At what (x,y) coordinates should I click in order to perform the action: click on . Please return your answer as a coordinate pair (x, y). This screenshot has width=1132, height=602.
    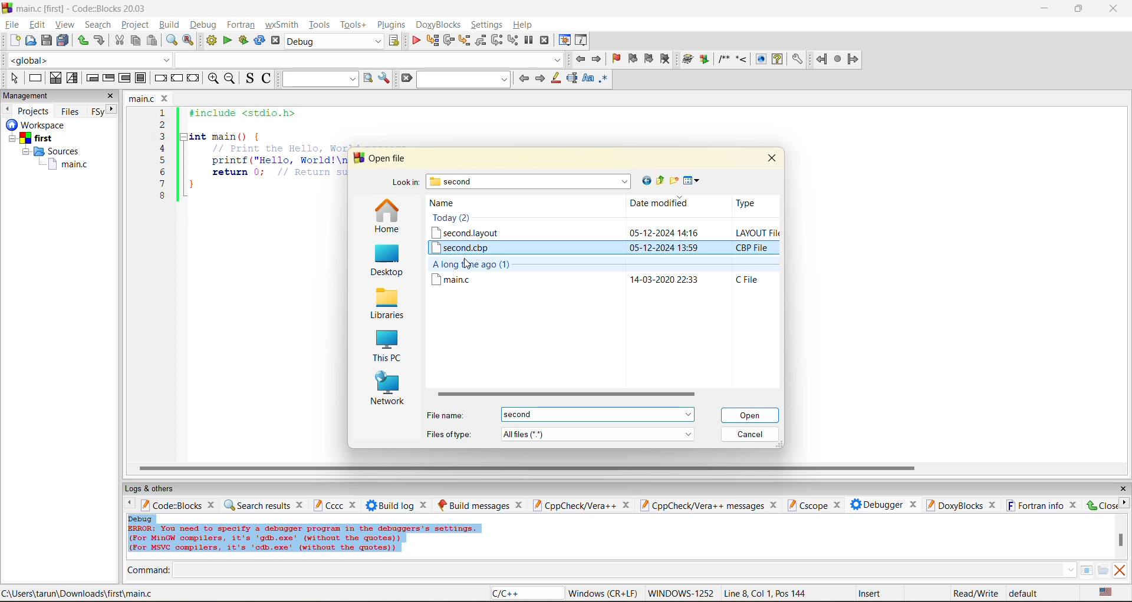
    Looking at the image, I should click on (33, 125).